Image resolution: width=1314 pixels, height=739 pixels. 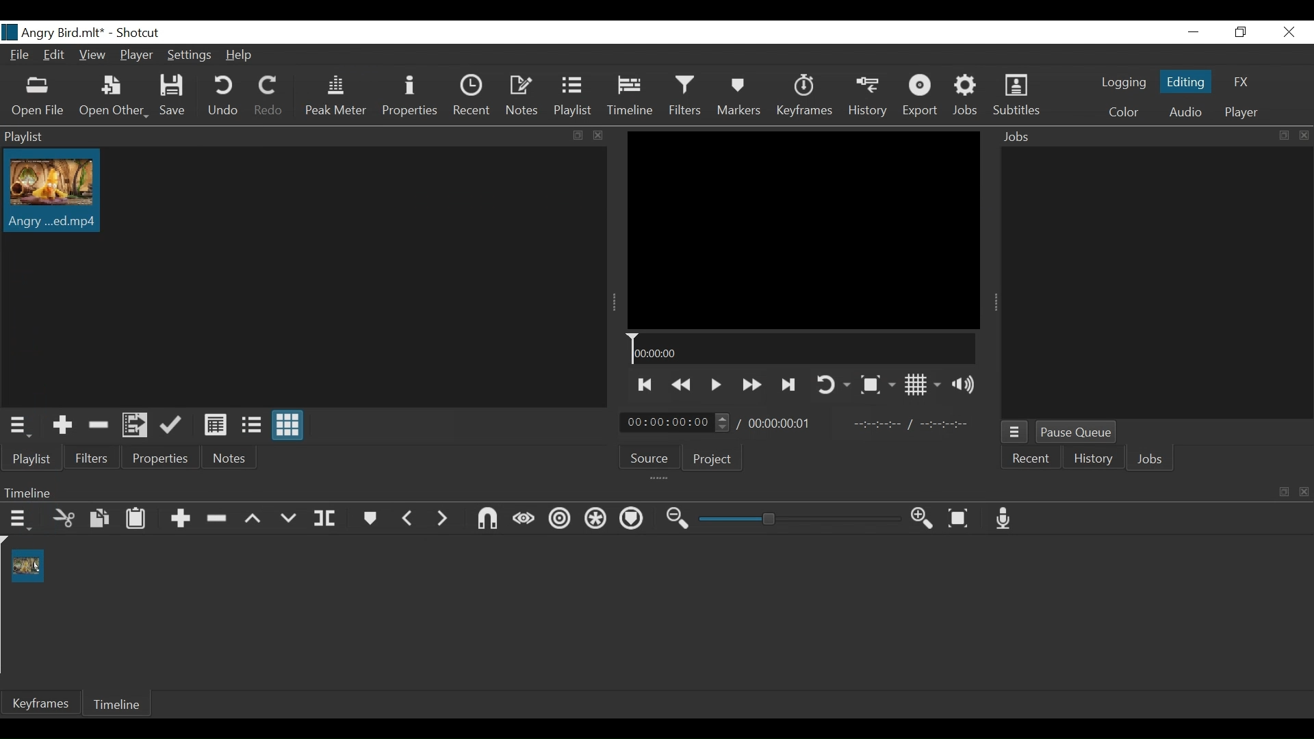 I want to click on Play quickly backward, so click(x=680, y=385).